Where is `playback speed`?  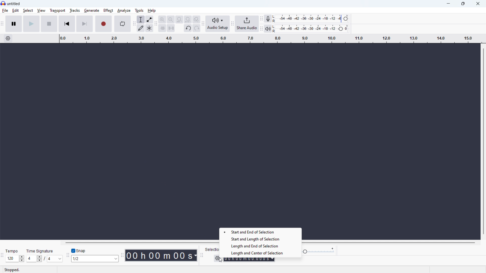 playback speed is located at coordinates (318, 251).